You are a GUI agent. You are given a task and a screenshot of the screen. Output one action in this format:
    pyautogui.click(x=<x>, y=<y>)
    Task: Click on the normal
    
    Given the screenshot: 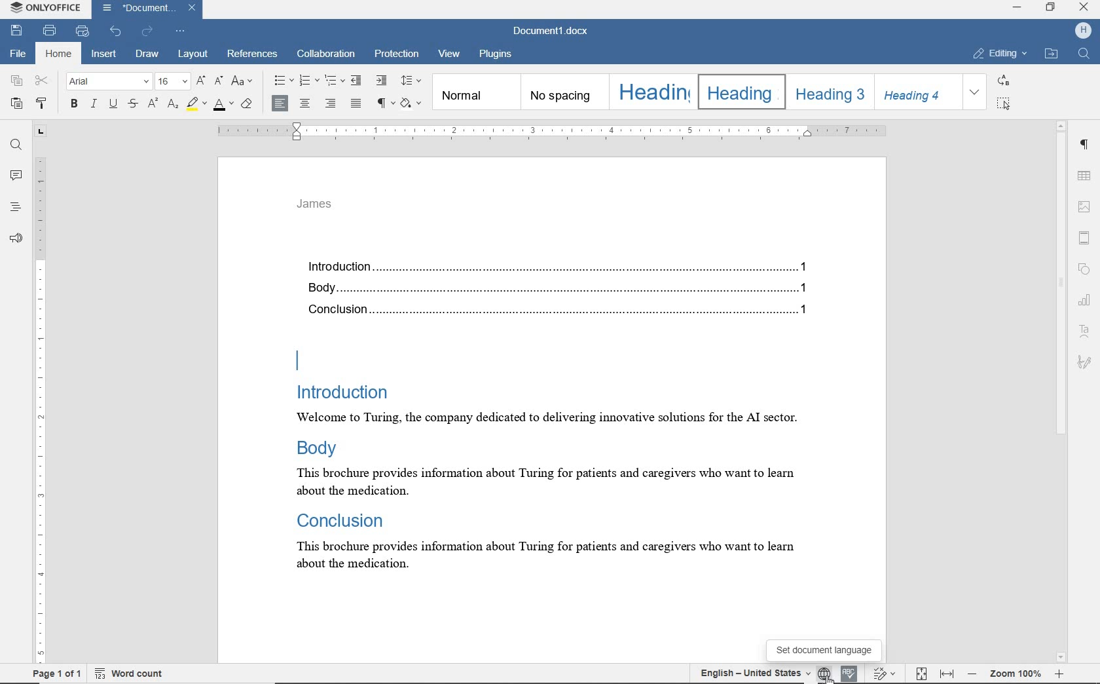 What is the action you would take?
    pyautogui.click(x=475, y=91)
    